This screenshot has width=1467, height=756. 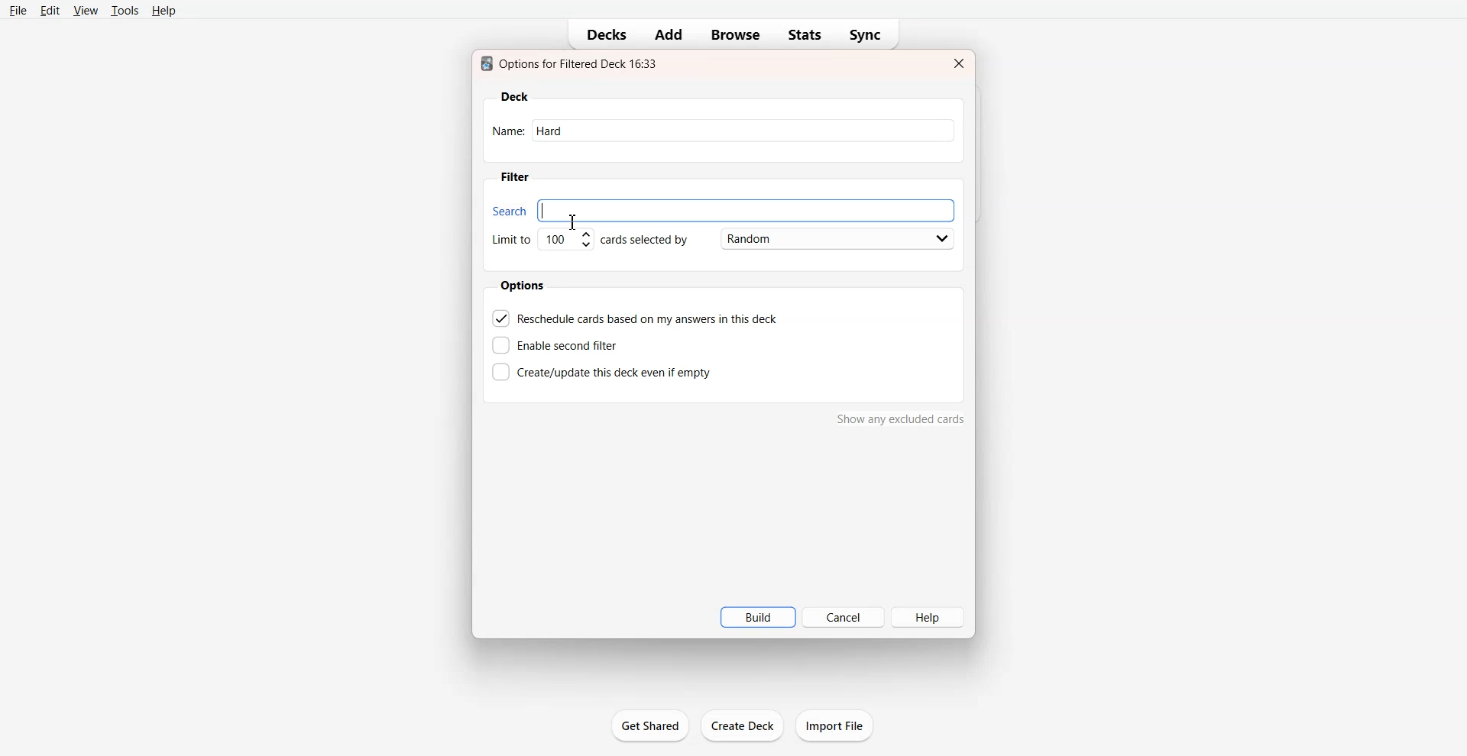 What do you see at coordinates (525, 286) in the screenshot?
I see `Options` at bounding box center [525, 286].